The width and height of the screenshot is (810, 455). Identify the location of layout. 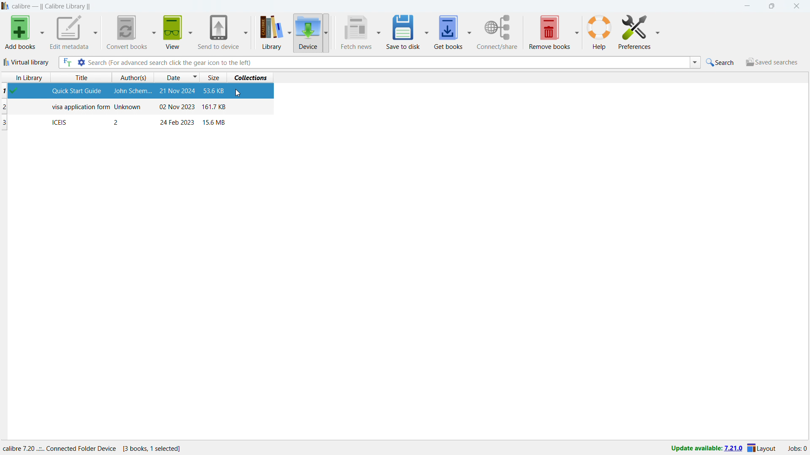
(763, 448).